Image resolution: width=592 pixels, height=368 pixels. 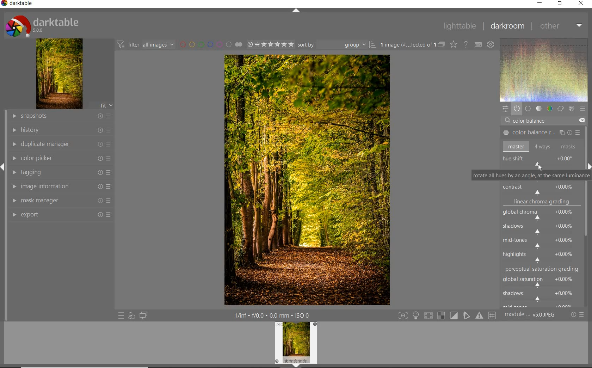 I want to click on DELETE, so click(x=581, y=120).